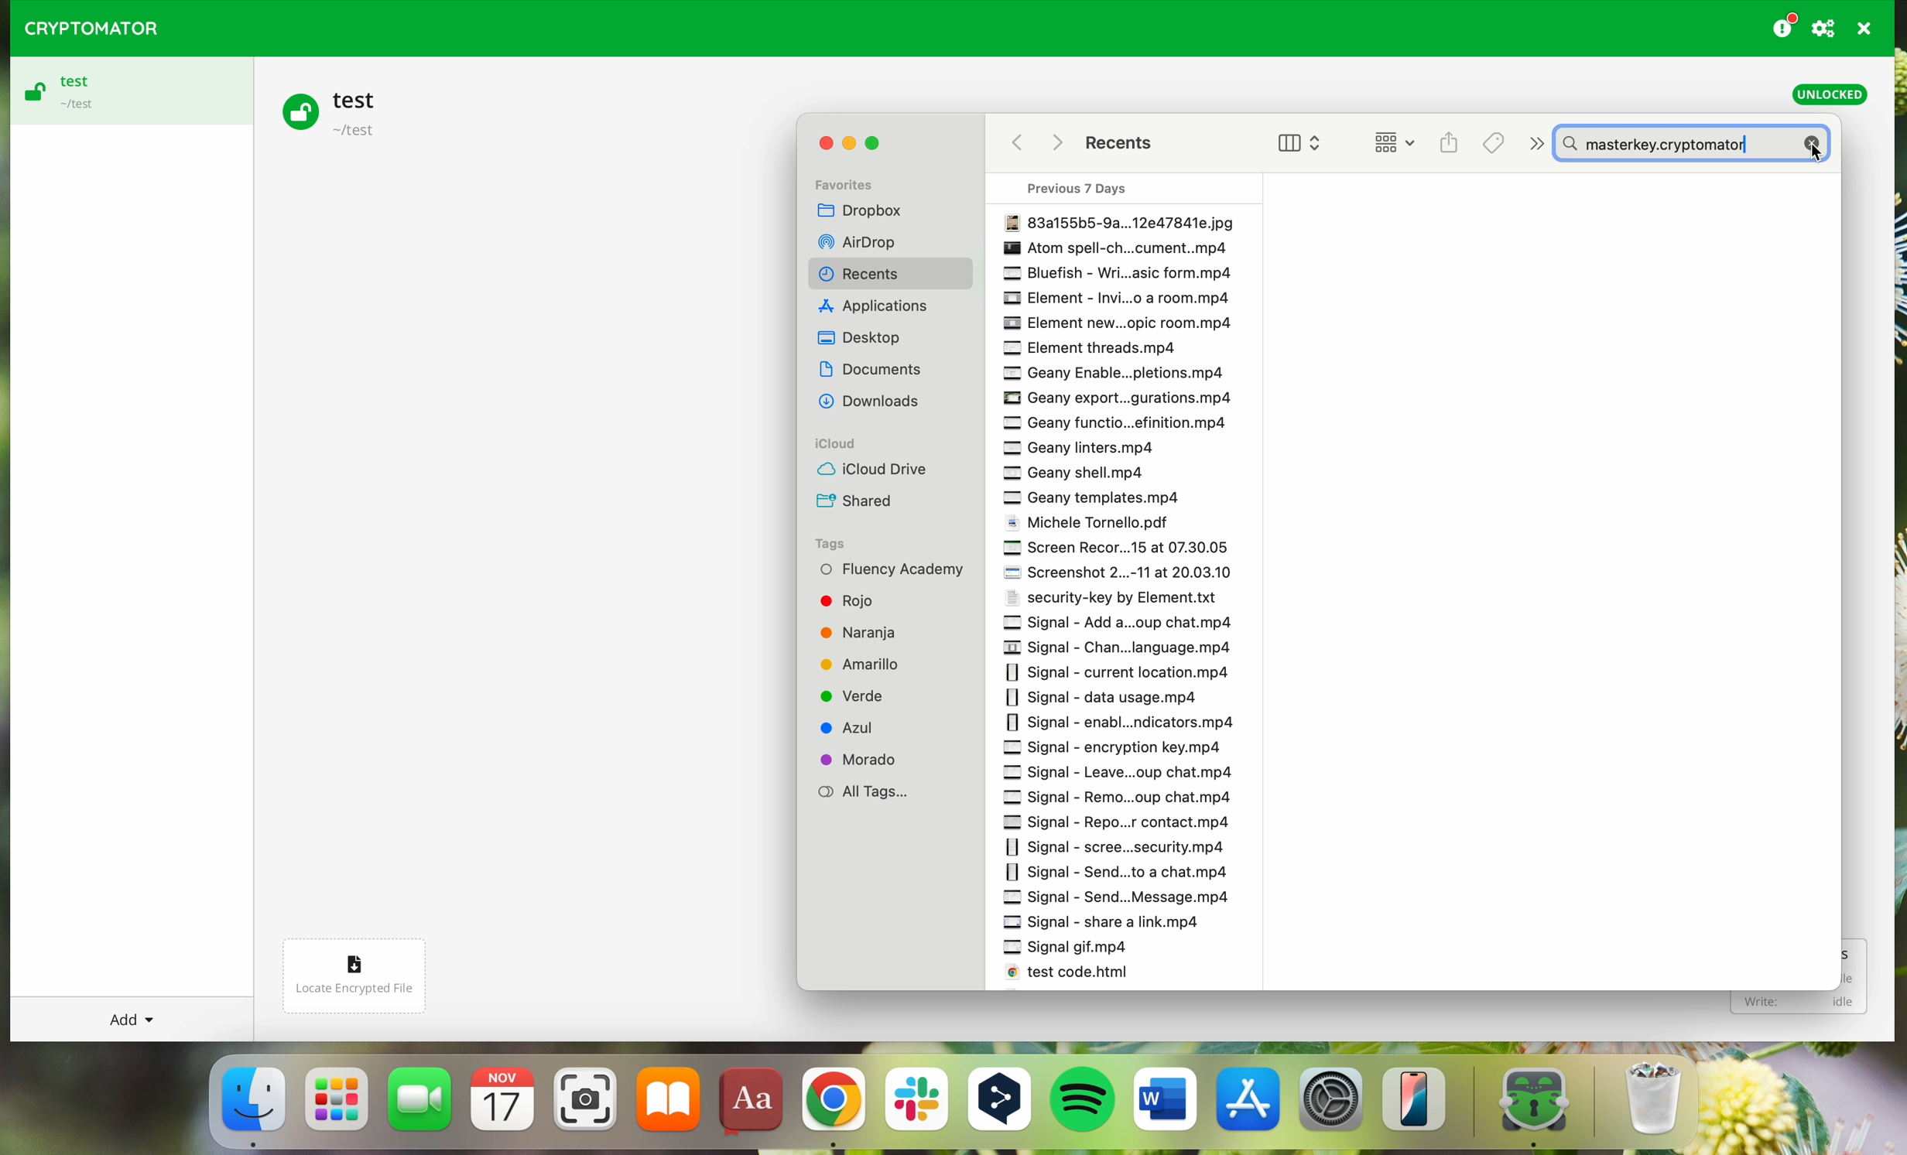  Describe the element at coordinates (336, 111) in the screenshot. I see `test vault` at that location.